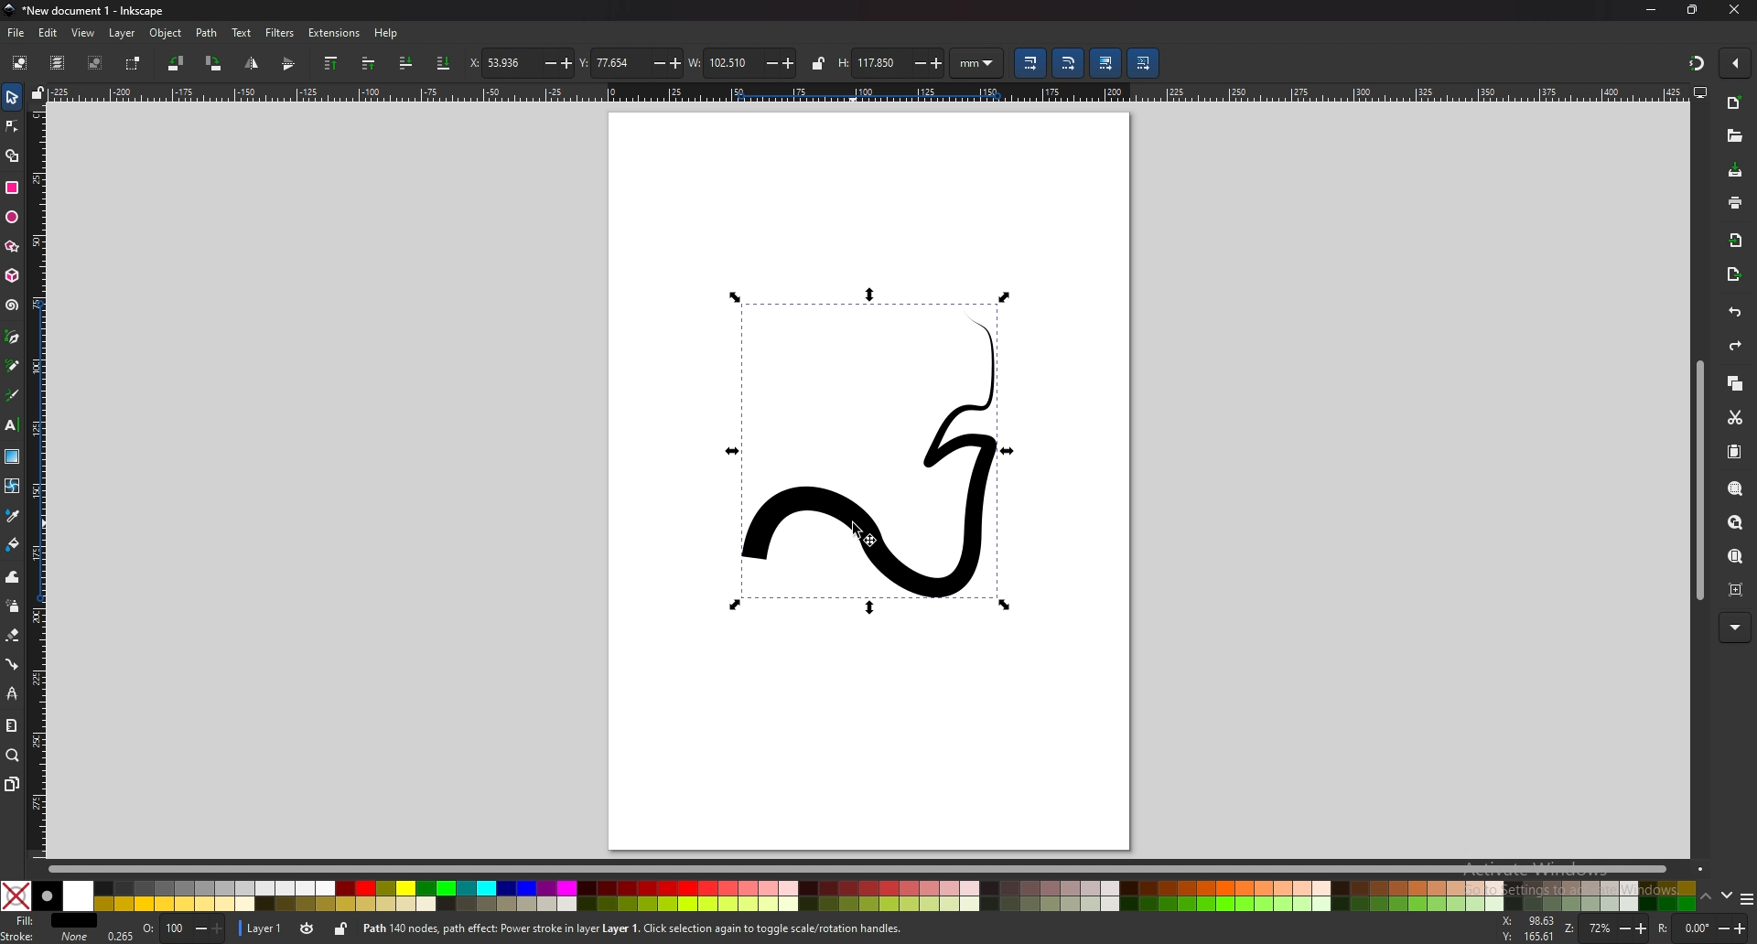 This screenshot has width=1757, height=944. Describe the element at coordinates (14, 156) in the screenshot. I see `shape builder` at that location.